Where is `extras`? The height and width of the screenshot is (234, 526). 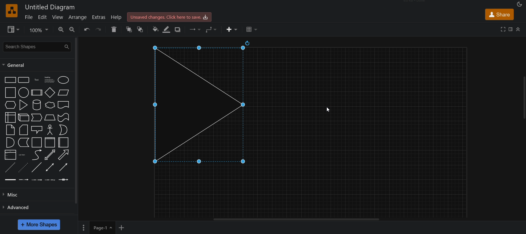 extras is located at coordinates (100, 17).